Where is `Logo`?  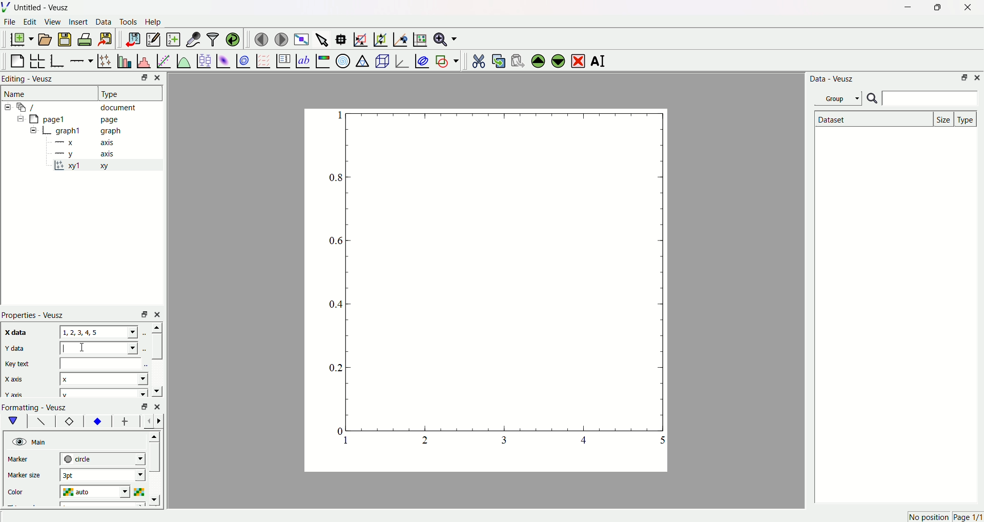
Logo is located at coordinates (8, 8).